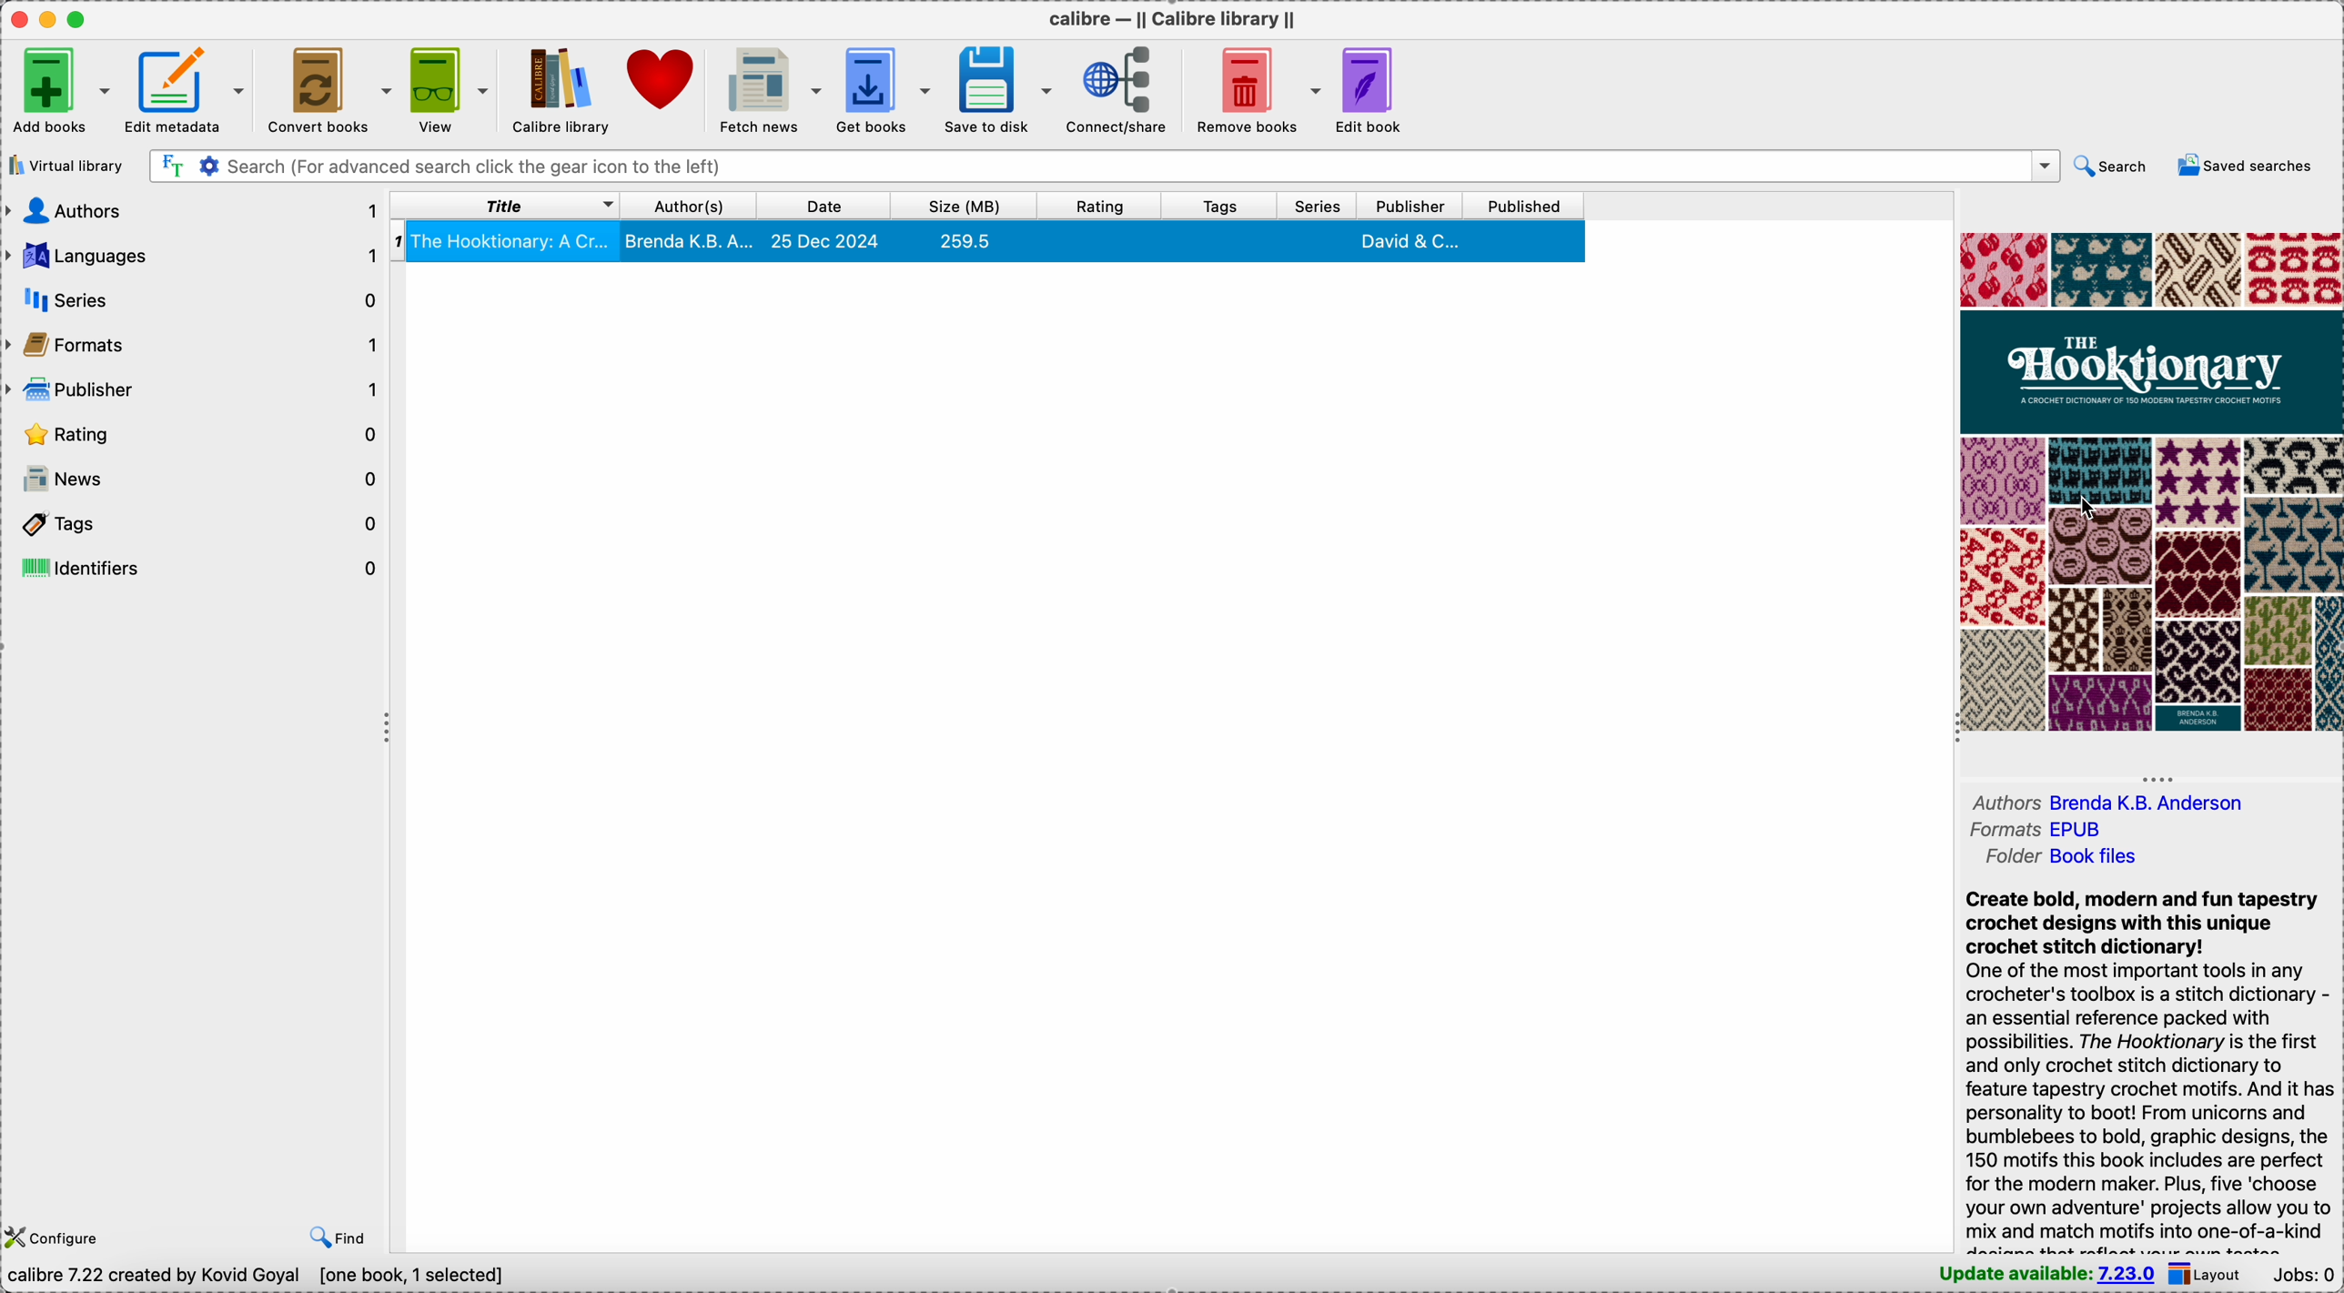 The height and width of the screenshot is (1293, 2344). What do you see at coordinates (2036, 833) in the screenshot?
I see `formats` at bounding box center [2036, 833].